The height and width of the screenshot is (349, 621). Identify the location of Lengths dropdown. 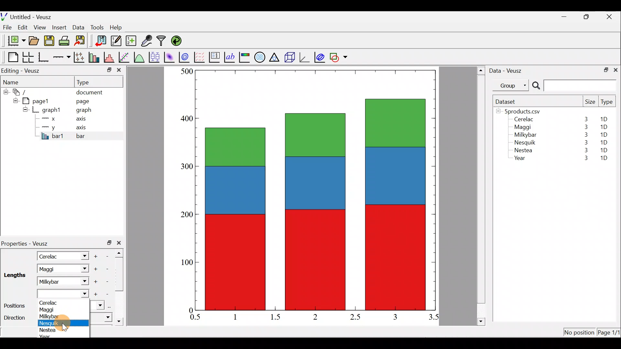
(63, 294).